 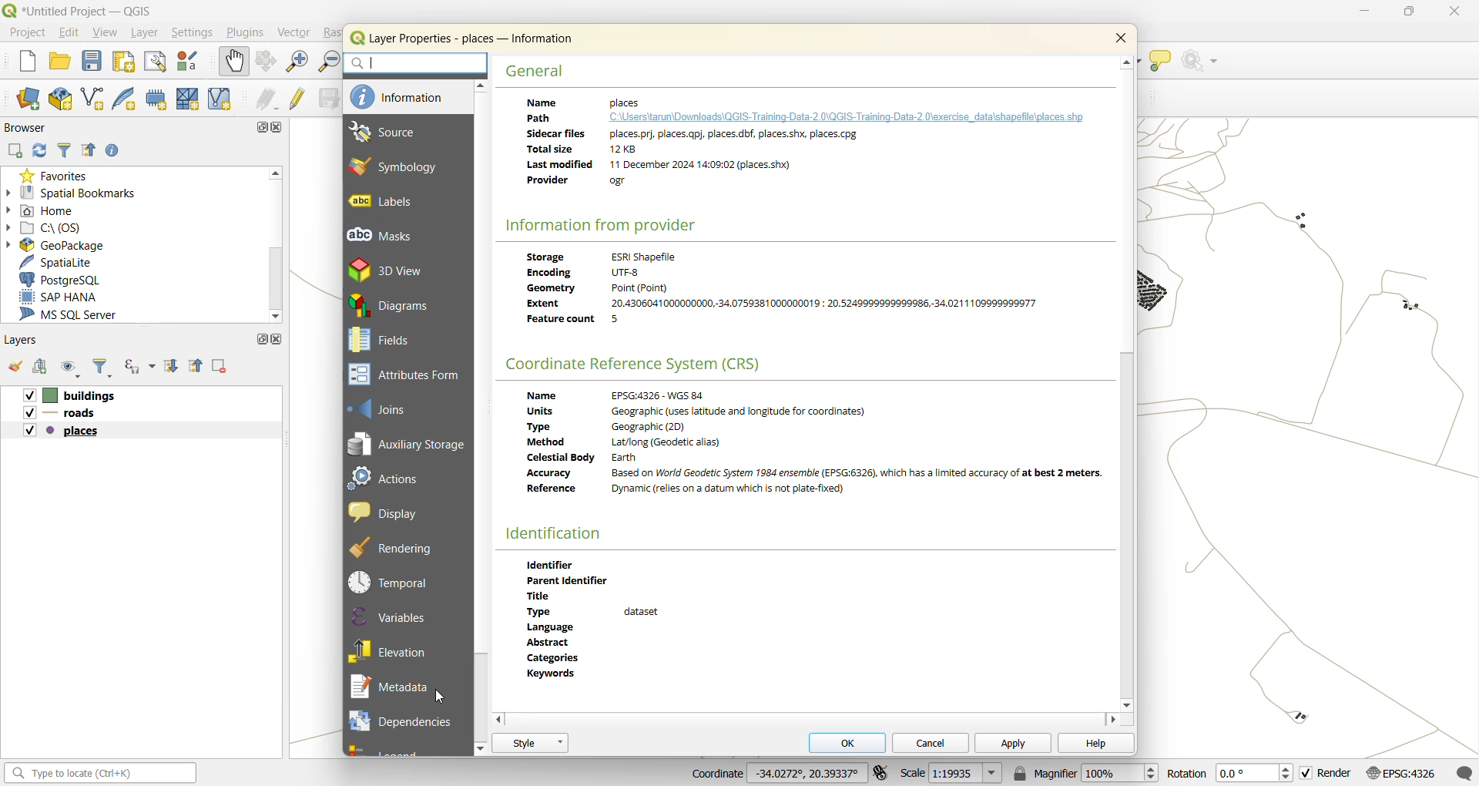 What do you see at coordinates (198, 368) in the screenshot?
I see `collapse all` at bounding box center [198, 368].